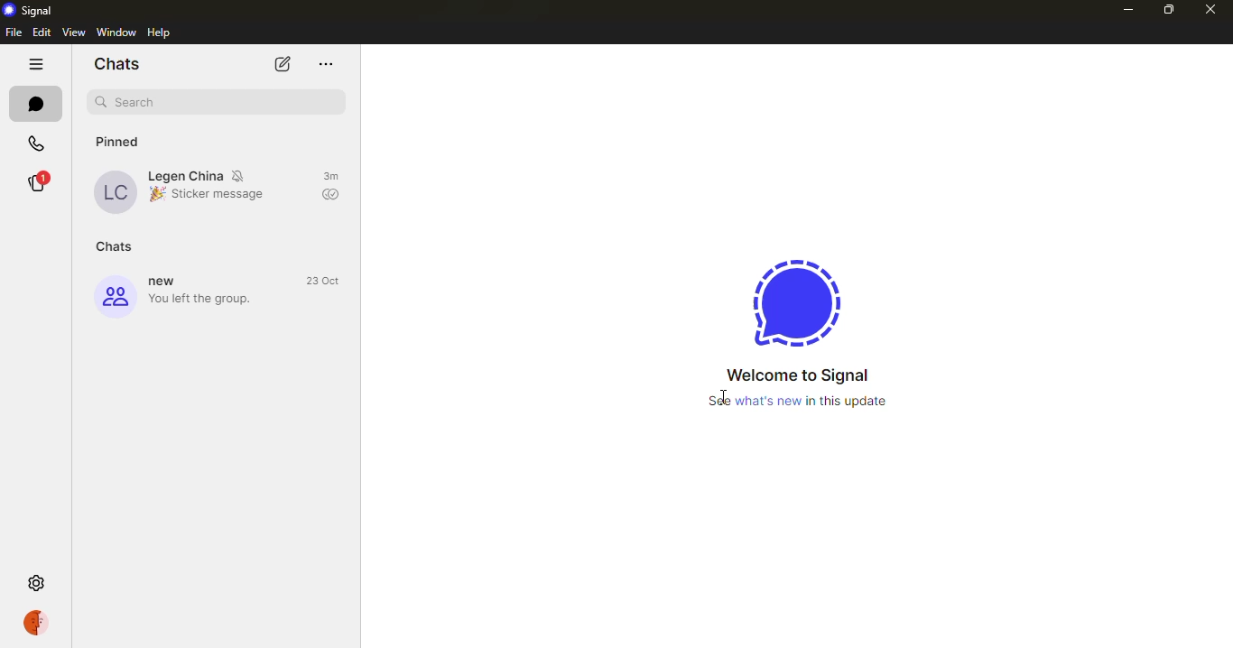 The image size is (1233, 648). Describe the element at coordinates (112, 192) in the screenshot. I see `profile` at that location.